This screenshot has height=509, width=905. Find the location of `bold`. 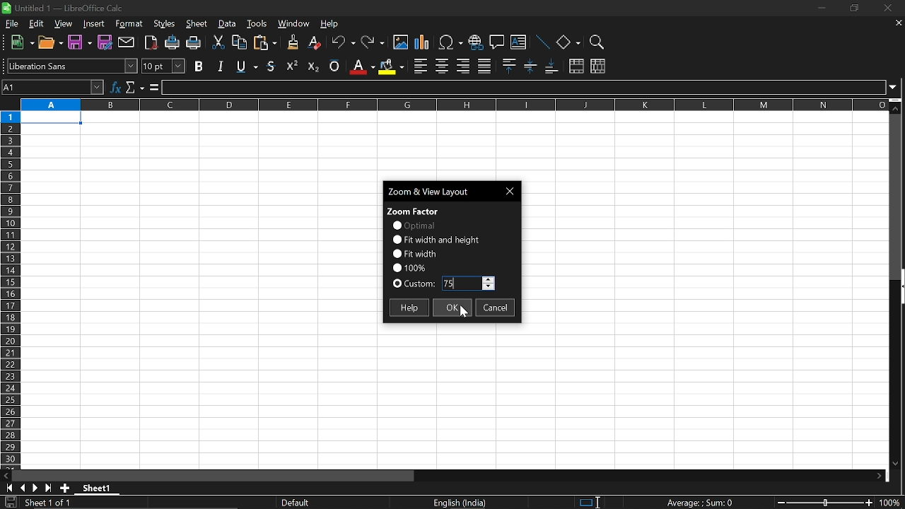

bold is located at coordinates (200, 66).